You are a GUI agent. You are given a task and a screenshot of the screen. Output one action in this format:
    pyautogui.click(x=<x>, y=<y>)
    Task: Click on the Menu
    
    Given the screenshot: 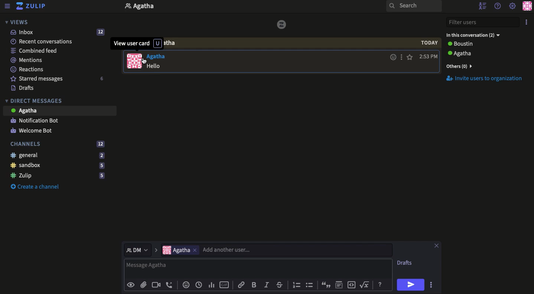 What is the action you would take?
    pyautogui.click(x=7, y=7)
    